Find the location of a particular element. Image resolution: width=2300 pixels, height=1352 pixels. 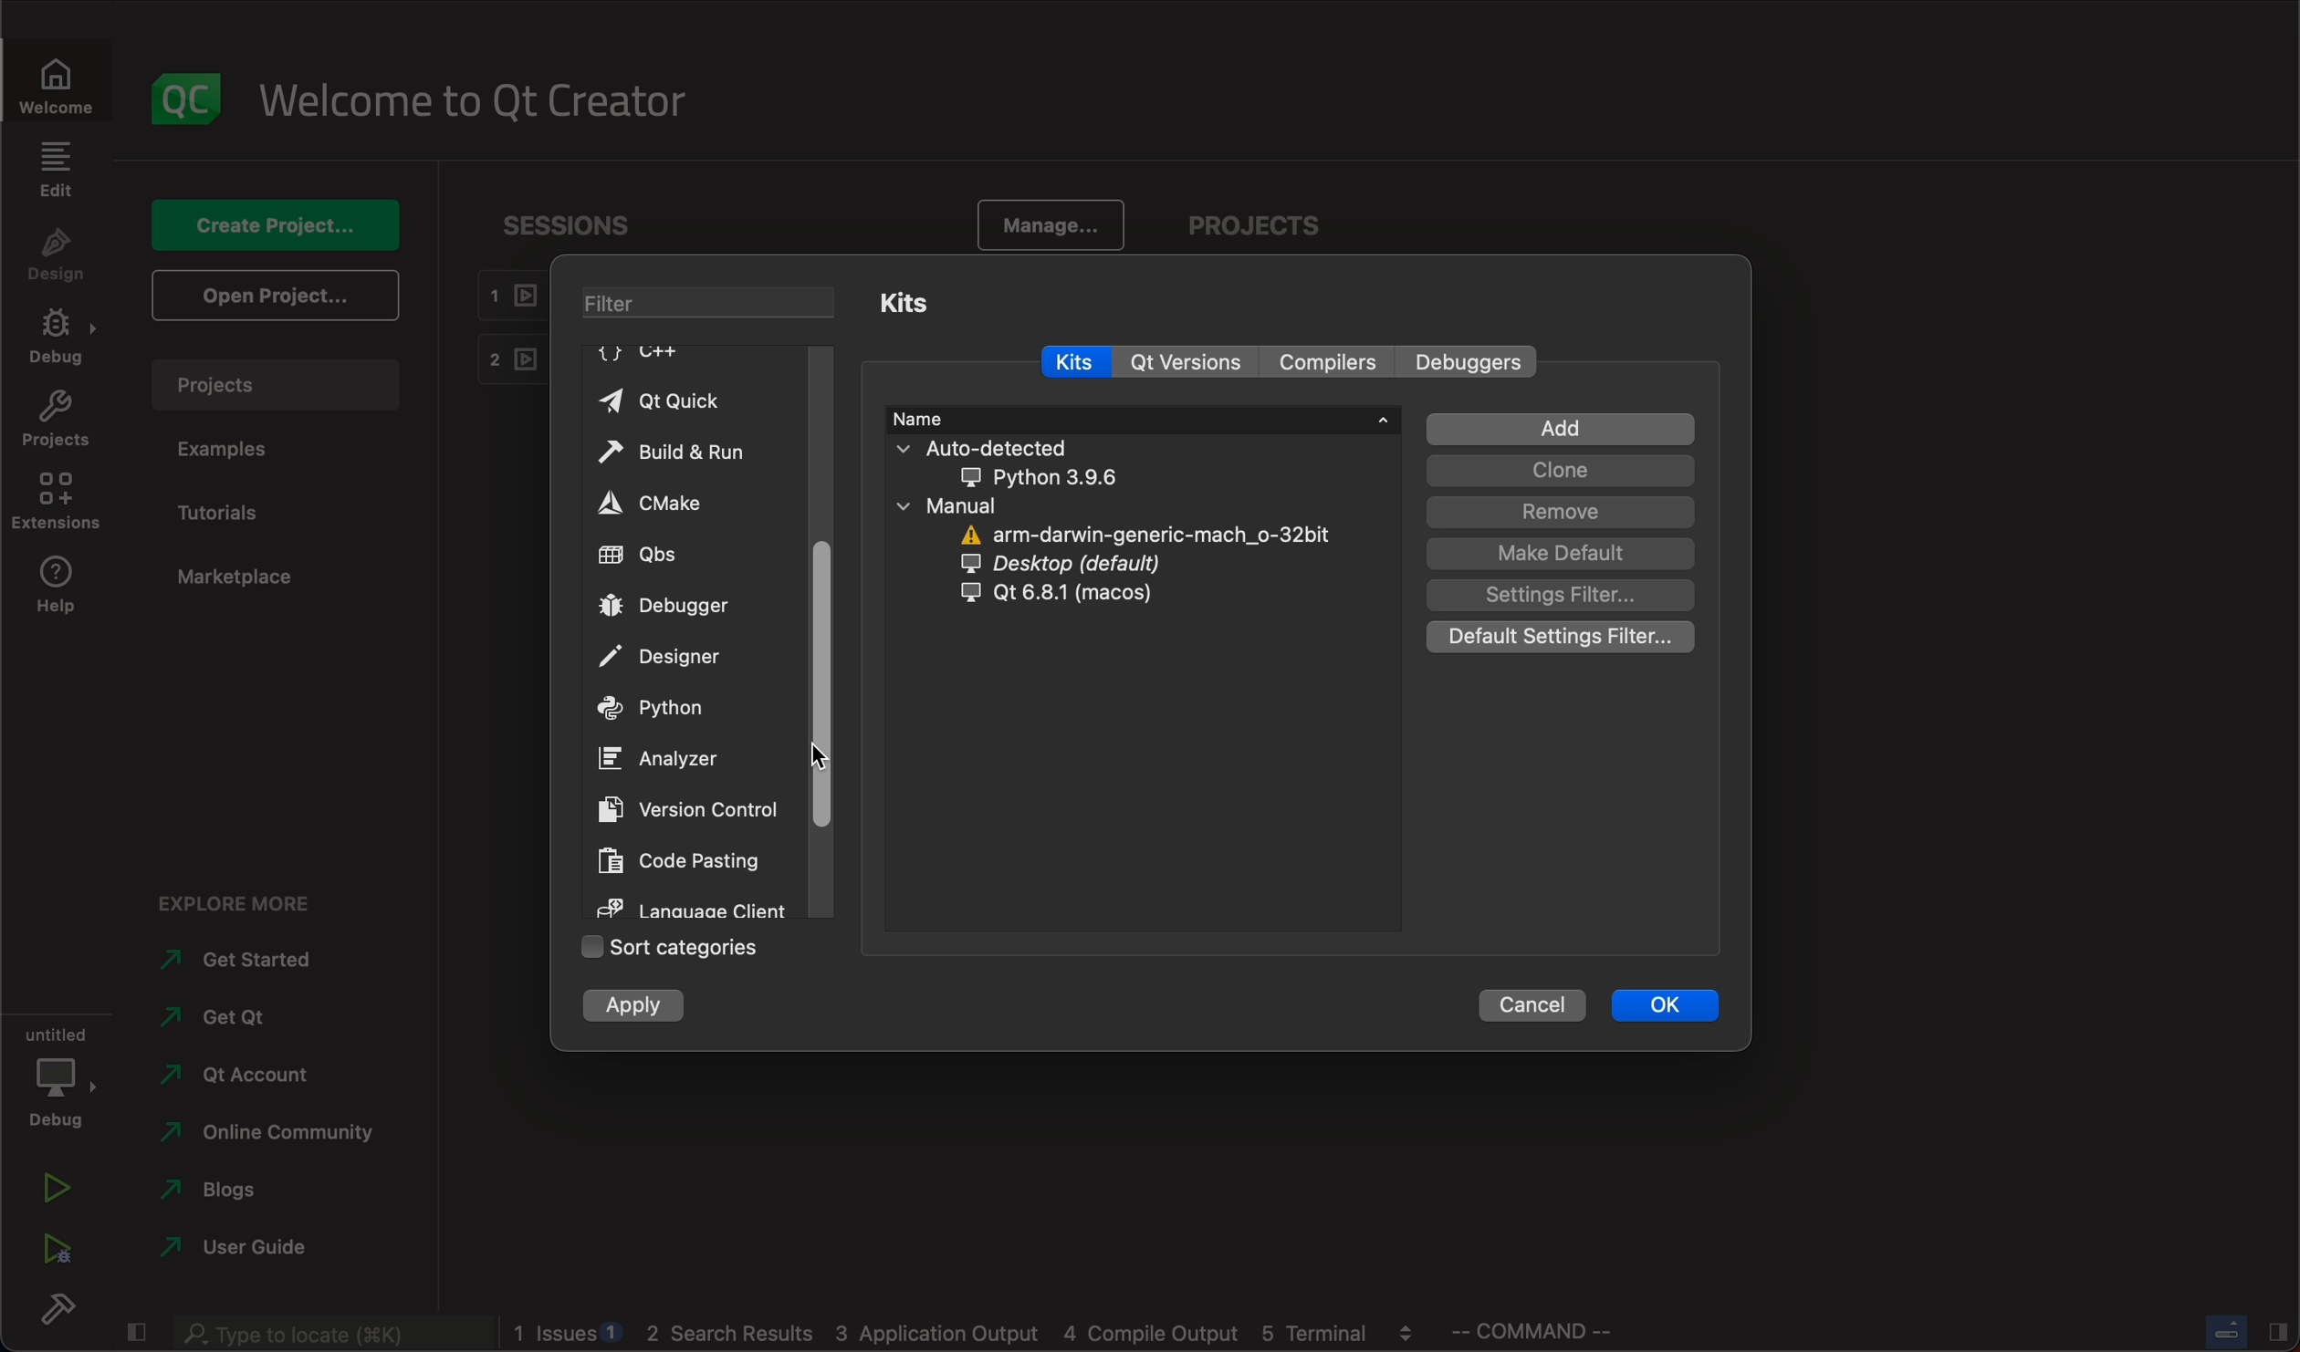

sort  is located at coordinates (674, 947).